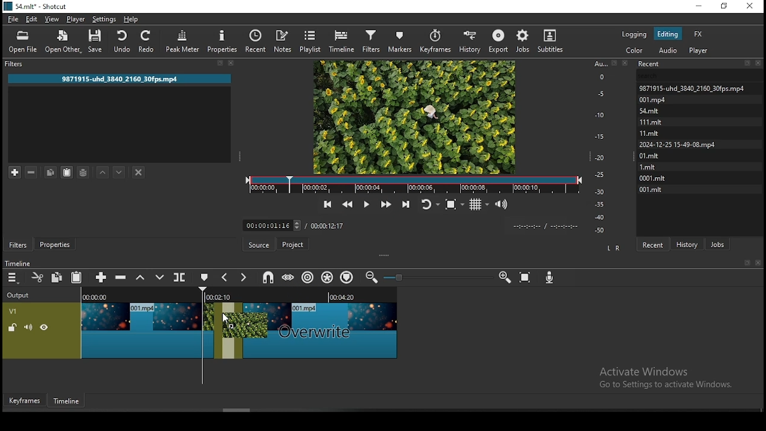 The width and height of the screenshot is (766, 431). Describe the element at coordinates (139, 173) in the screenshot. I see `deselect filter` at that location.